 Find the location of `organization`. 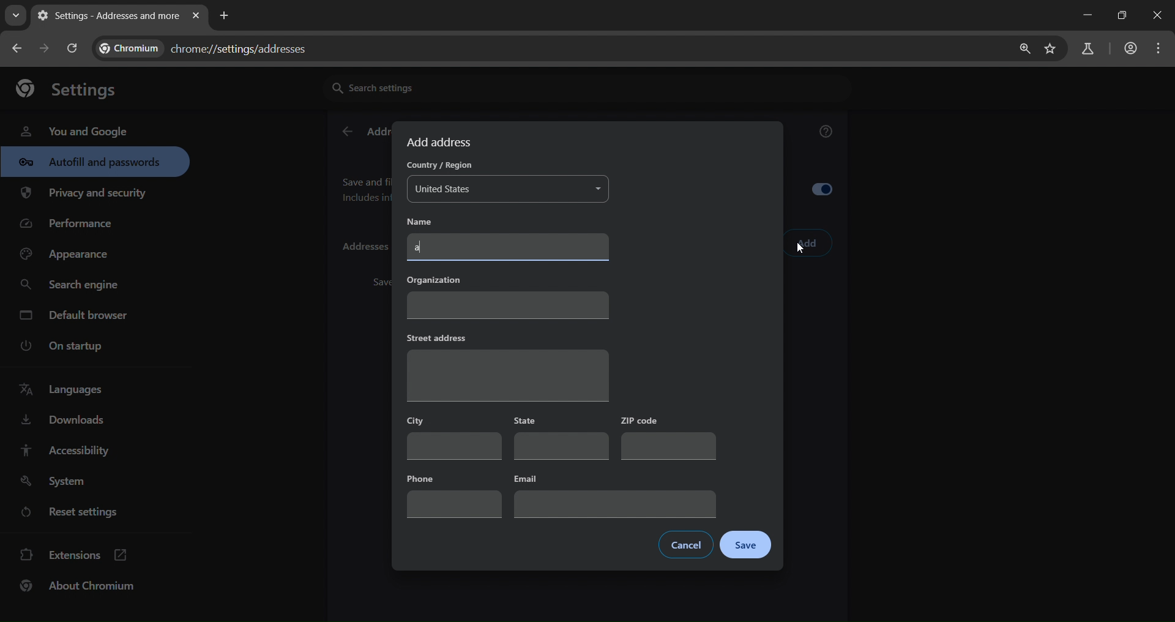

organization is located at coordinates (507, 294).